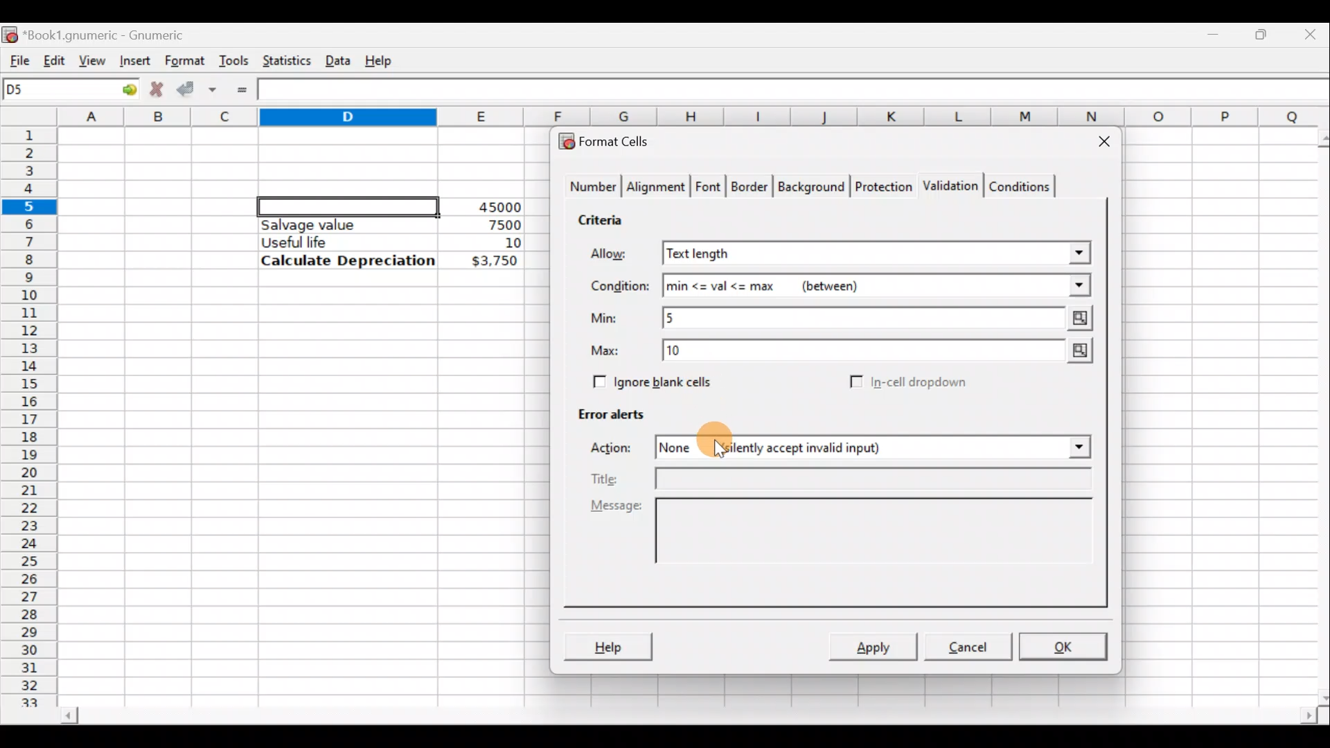 This screenshot has width=1330, height=748. What do you see at coordinates (657, 188) in the screenshot?
I see `Alignment` at bounding box center [657, 188].